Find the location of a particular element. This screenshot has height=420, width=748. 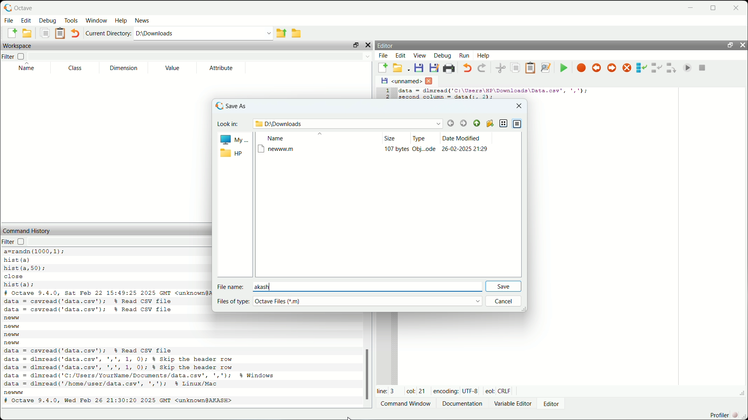

col: 21 is located at coordinates (416, 391).